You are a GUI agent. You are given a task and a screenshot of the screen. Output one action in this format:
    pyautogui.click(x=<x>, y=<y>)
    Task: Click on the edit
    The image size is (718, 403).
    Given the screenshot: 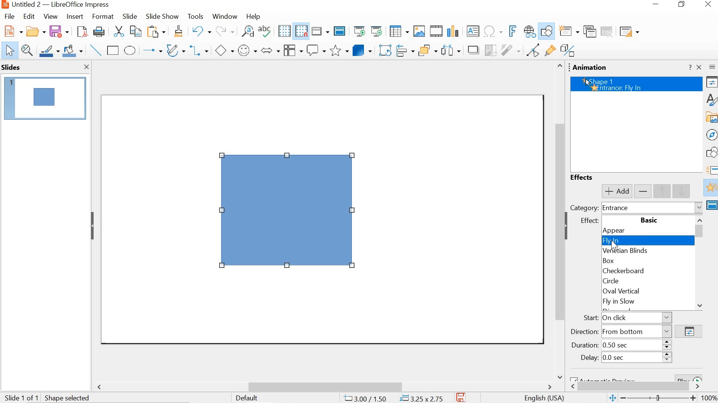 What is the action you would take?
    pyautogui.click(x=29, y=17)
    